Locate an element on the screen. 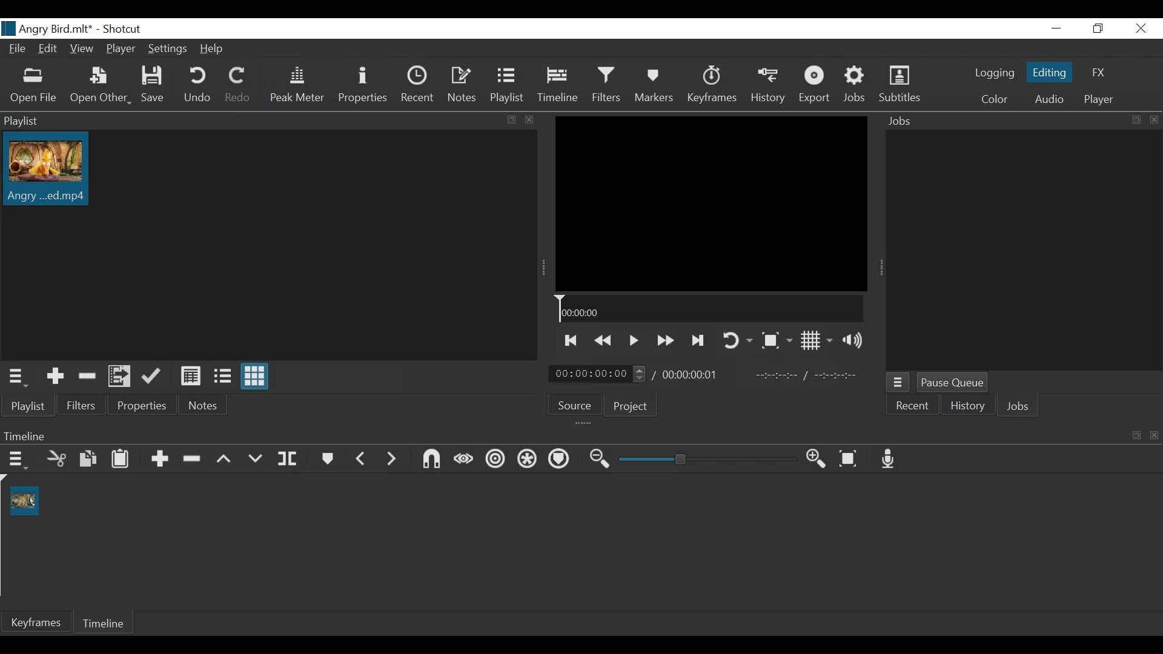 The height and width of the screenshot is (654, 1163). Skip to the next point is located at coordinates (697, 342).